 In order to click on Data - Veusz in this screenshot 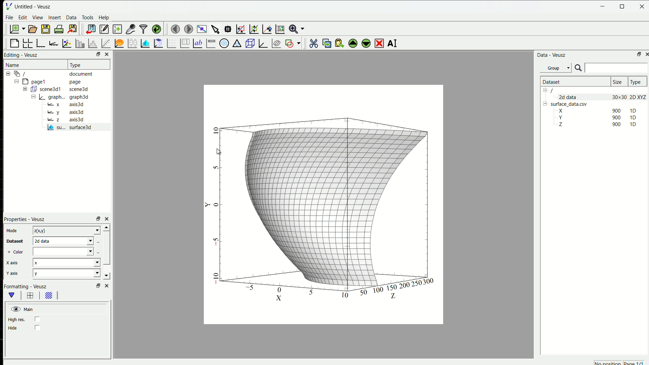, I will do `click(552, 55)`.